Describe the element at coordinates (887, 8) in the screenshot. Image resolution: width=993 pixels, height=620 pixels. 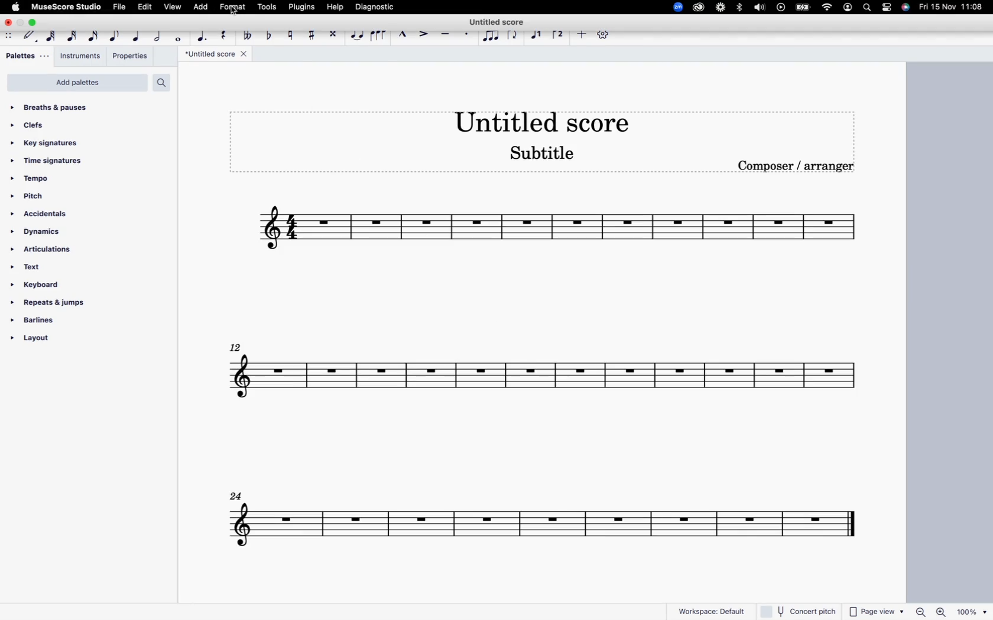
I see `settings` at that location.